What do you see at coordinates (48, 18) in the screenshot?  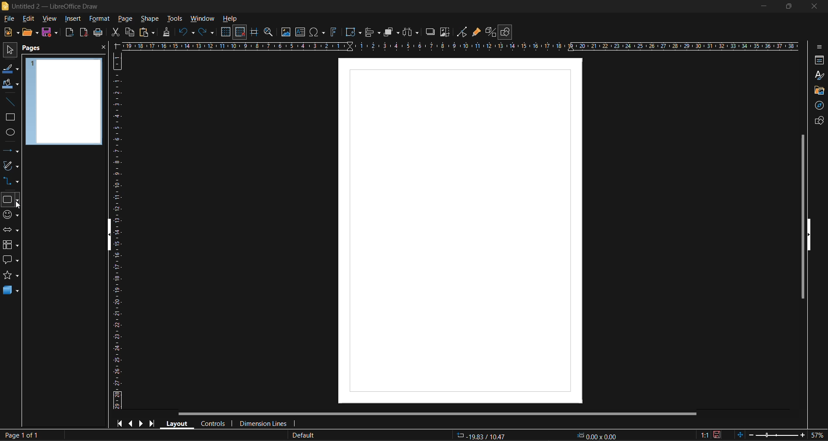 I see `view` at bounding box center [48, 18].